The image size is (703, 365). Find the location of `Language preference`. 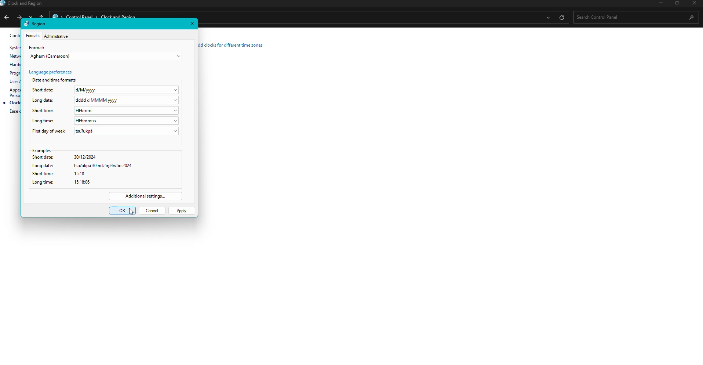

Language preference is located at coordinates (51, 72).